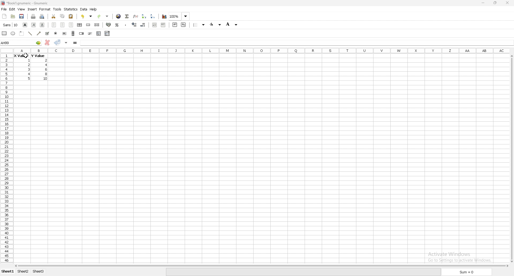 This screenshot has width=514, height=276. What do you see at coordinates (25, 3) in the screenshot?
I see `file name` at bounding box center [25, 3].